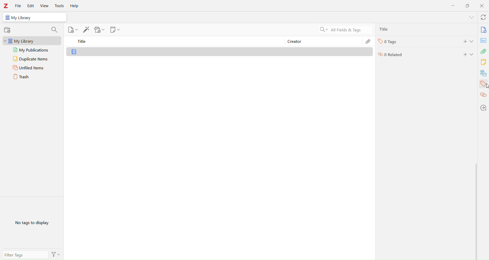 Image resolution: width=489 pixels, height=260 pixels. Describe the element at coordinates (473, 43) in the screenshot. I see `Expand section` at that location.